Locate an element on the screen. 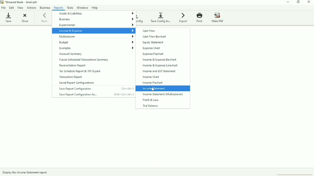  Saved Report Configurations is located at coordinates (76, 83).